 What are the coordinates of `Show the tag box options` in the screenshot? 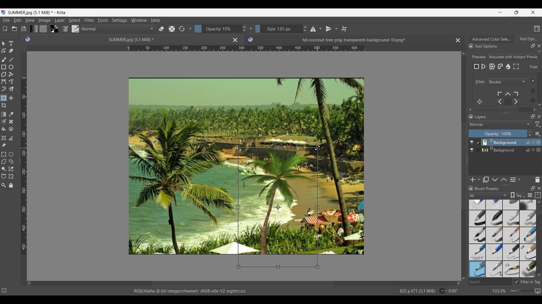 It's located at (518, 195).